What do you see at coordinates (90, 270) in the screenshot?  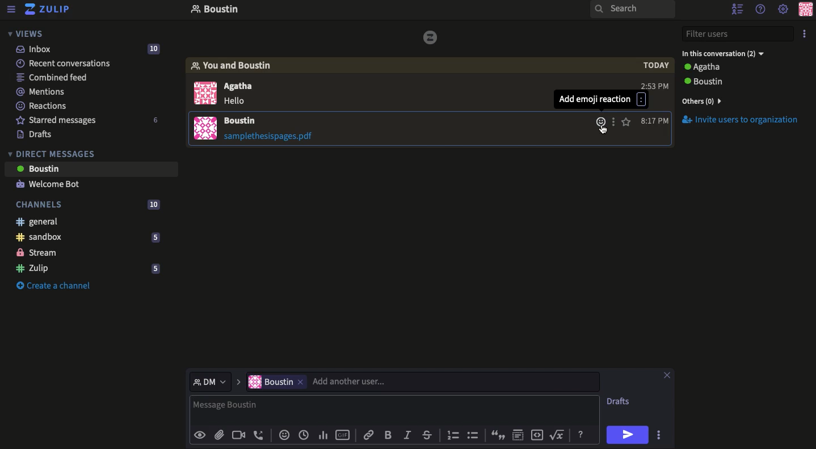 I see `Zulip` at bounding box center [90, 270].